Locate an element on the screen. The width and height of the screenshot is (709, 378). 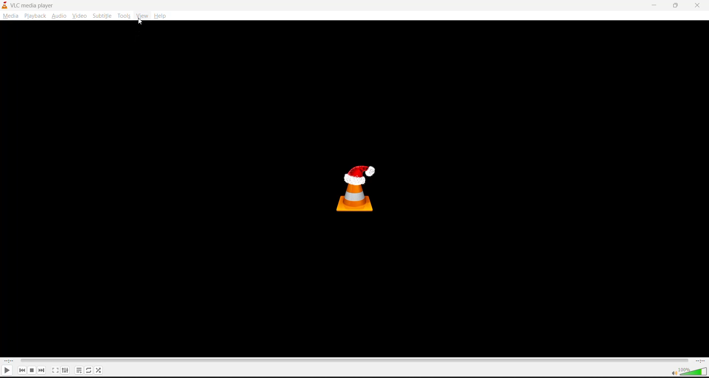
maximize is located at coordinates (676, 6).